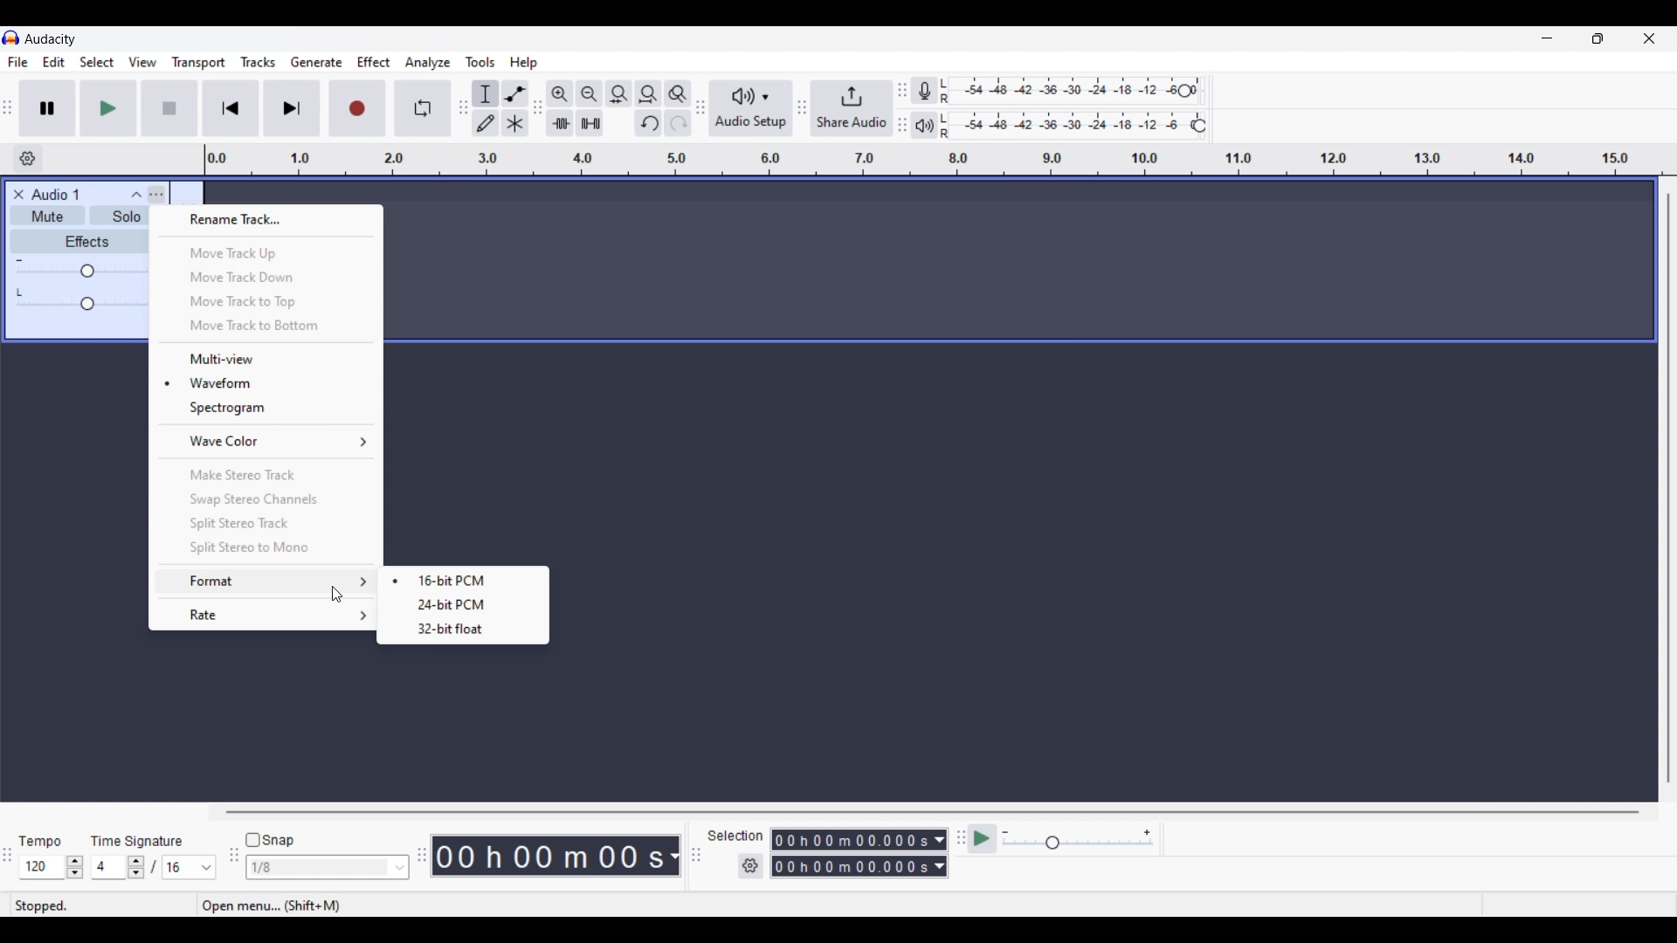 The image size is (1677, 943). Describe the element at coordinates (852, 108) in the screenshot. I see `Share audio` at that location.